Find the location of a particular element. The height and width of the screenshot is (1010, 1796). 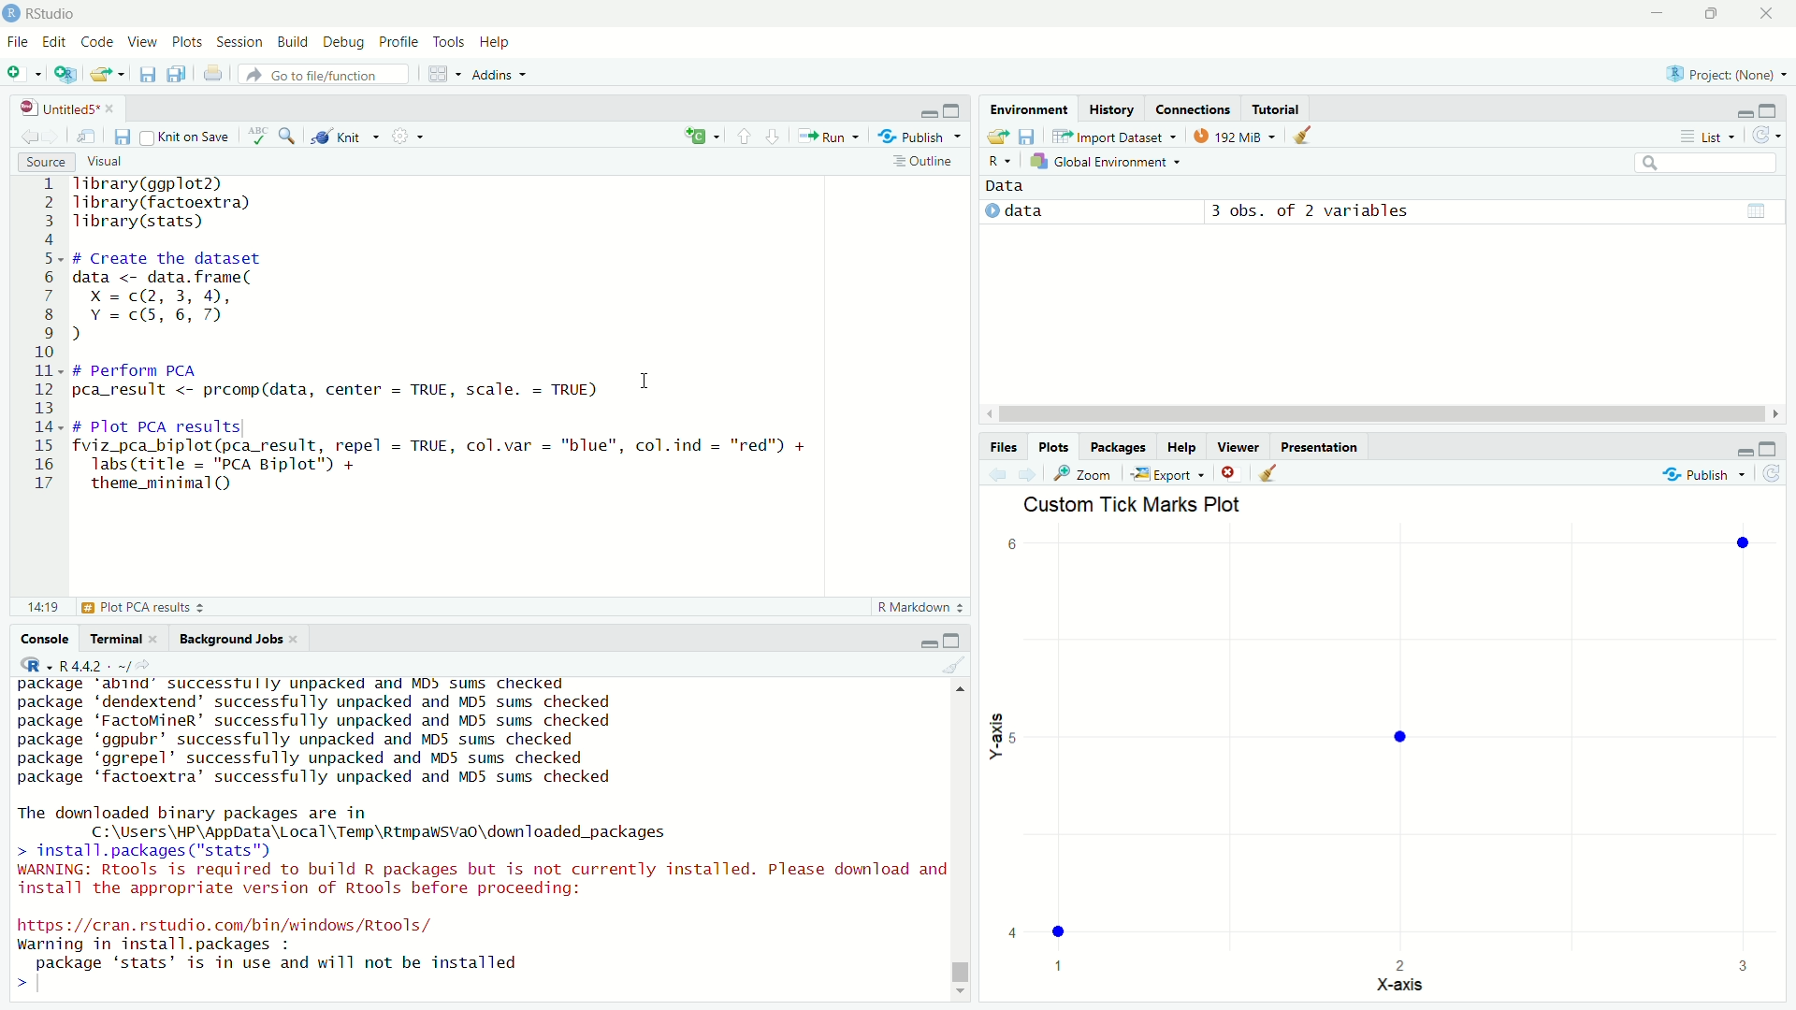

r markdown is located at coordinates (920, 606).